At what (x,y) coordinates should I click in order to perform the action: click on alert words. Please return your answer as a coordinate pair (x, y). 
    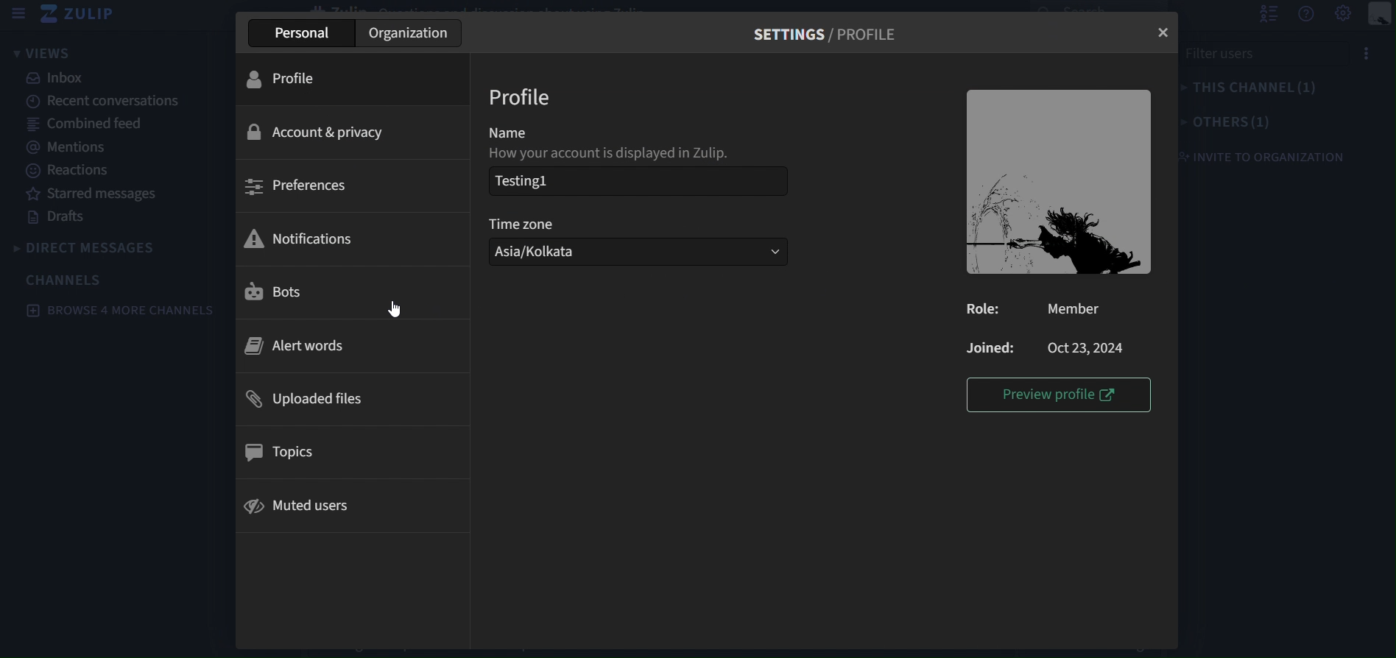
    Looking at the image, I should click on (345, 345).